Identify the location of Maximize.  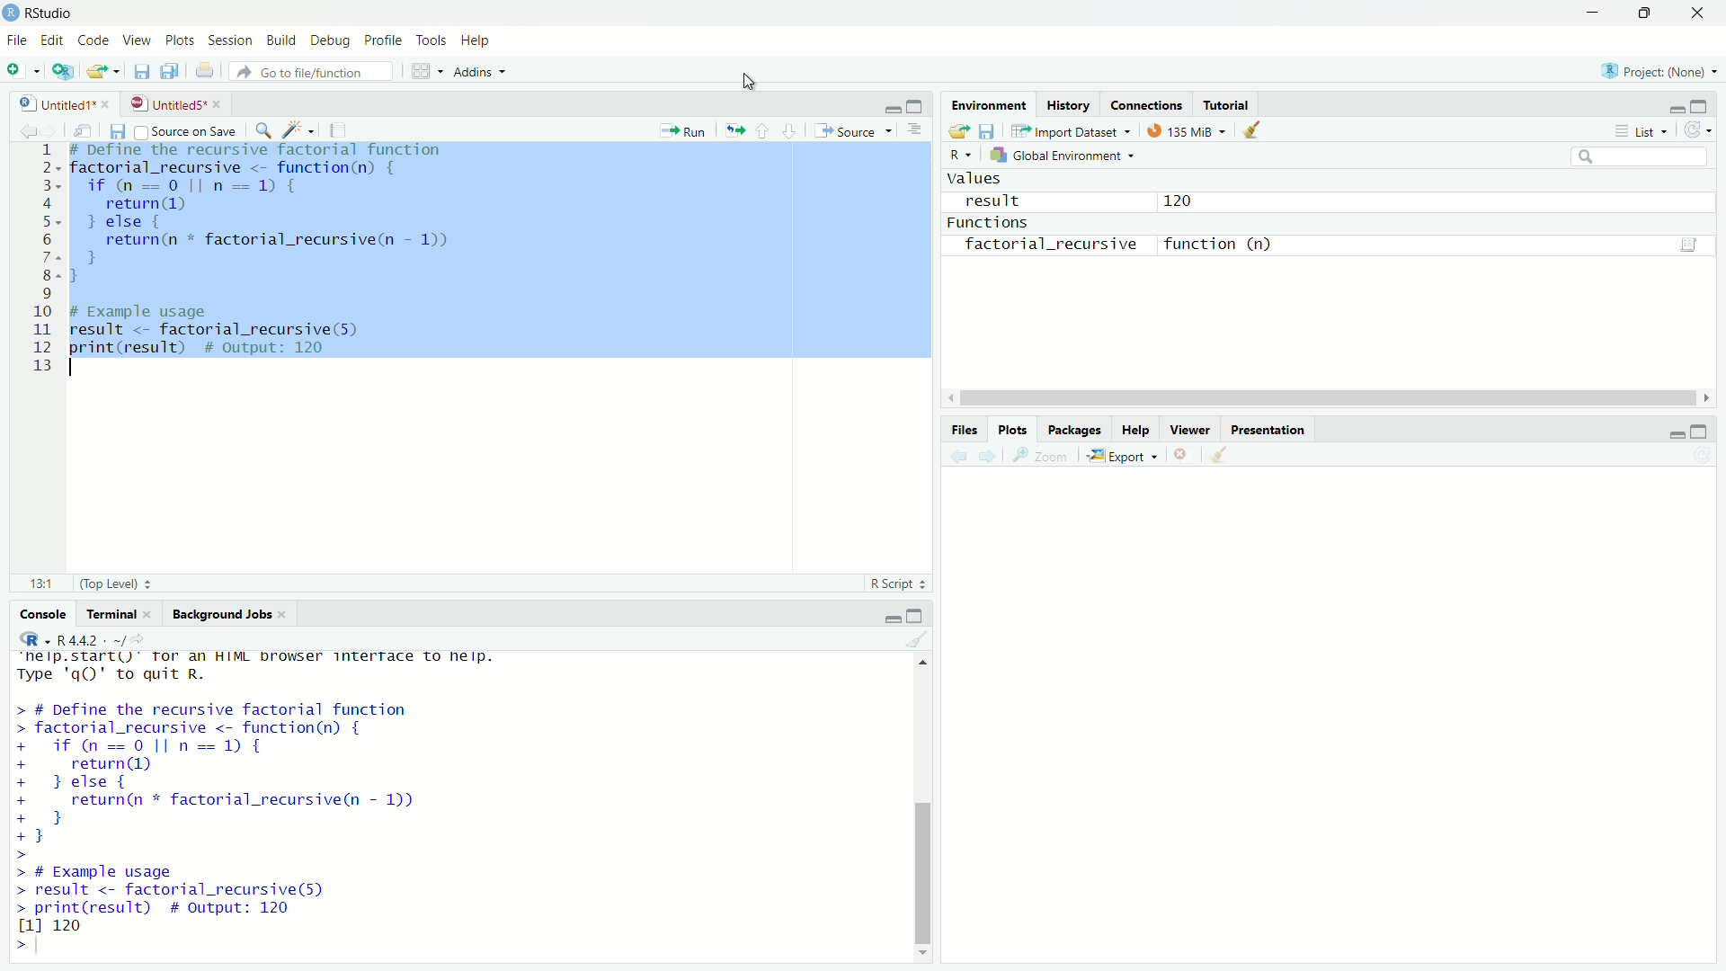
(1703, 106).